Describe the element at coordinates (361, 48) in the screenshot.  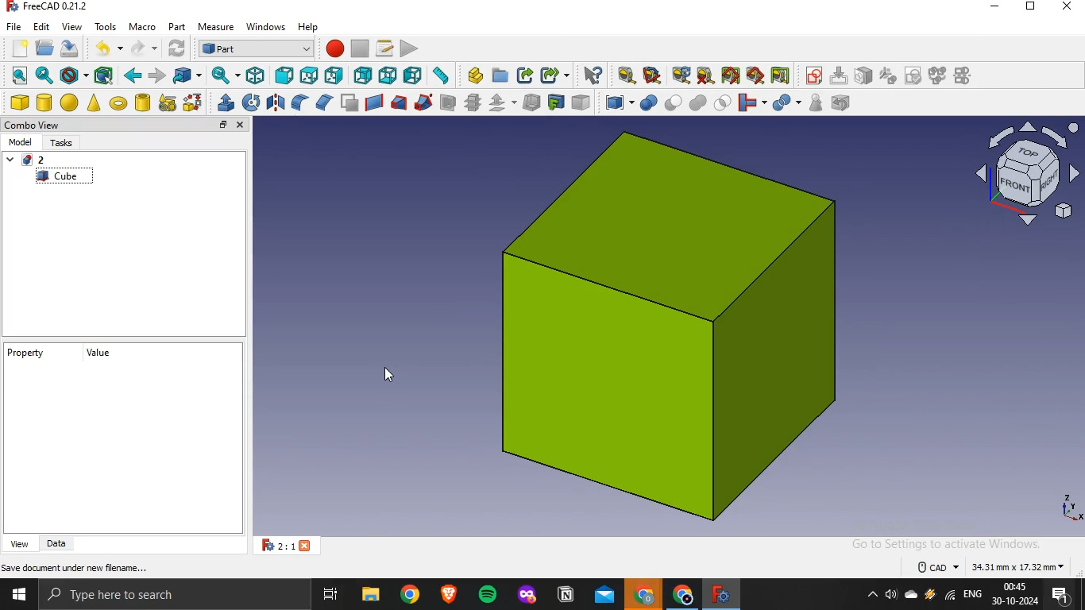
I see `stop recording` at that location.